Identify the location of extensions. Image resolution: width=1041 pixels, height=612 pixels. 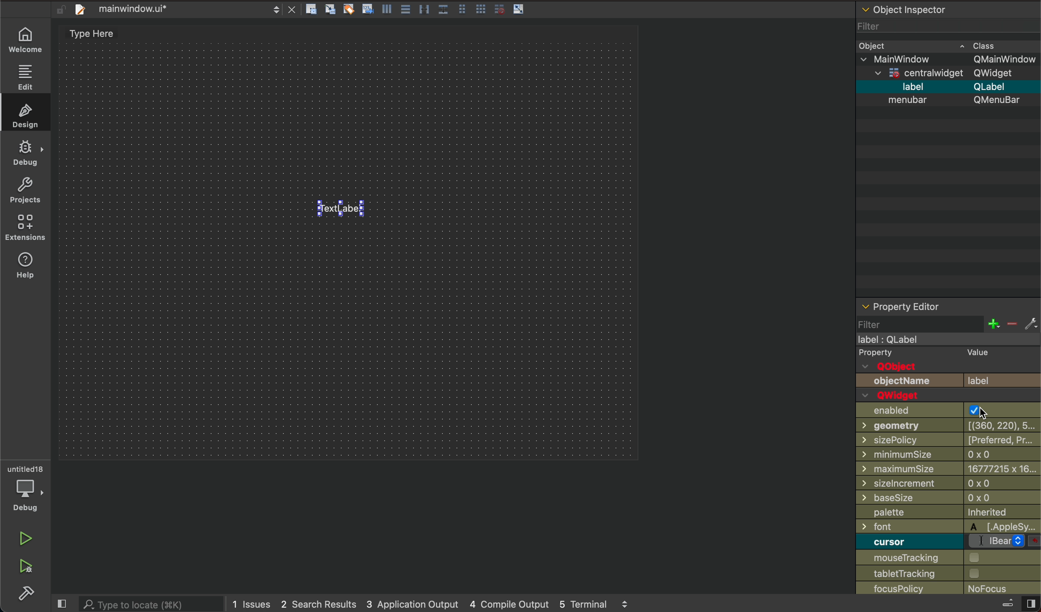
(25, 228).